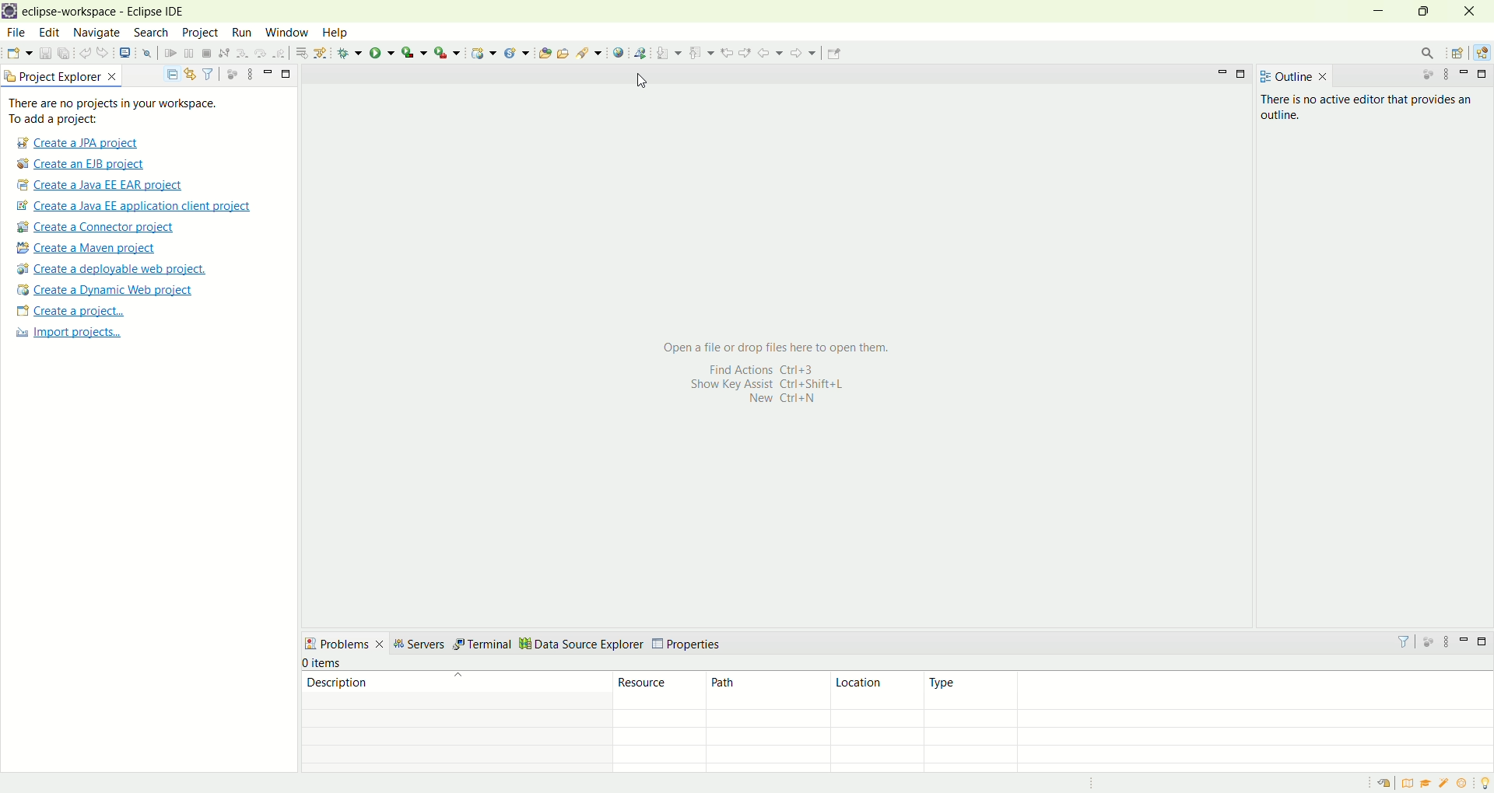 Image resolution: width=1494 pixels, height=793 pixels. Describe the element at coordinates (191, 74) in the screenshot. I see `link with editor` at that location.